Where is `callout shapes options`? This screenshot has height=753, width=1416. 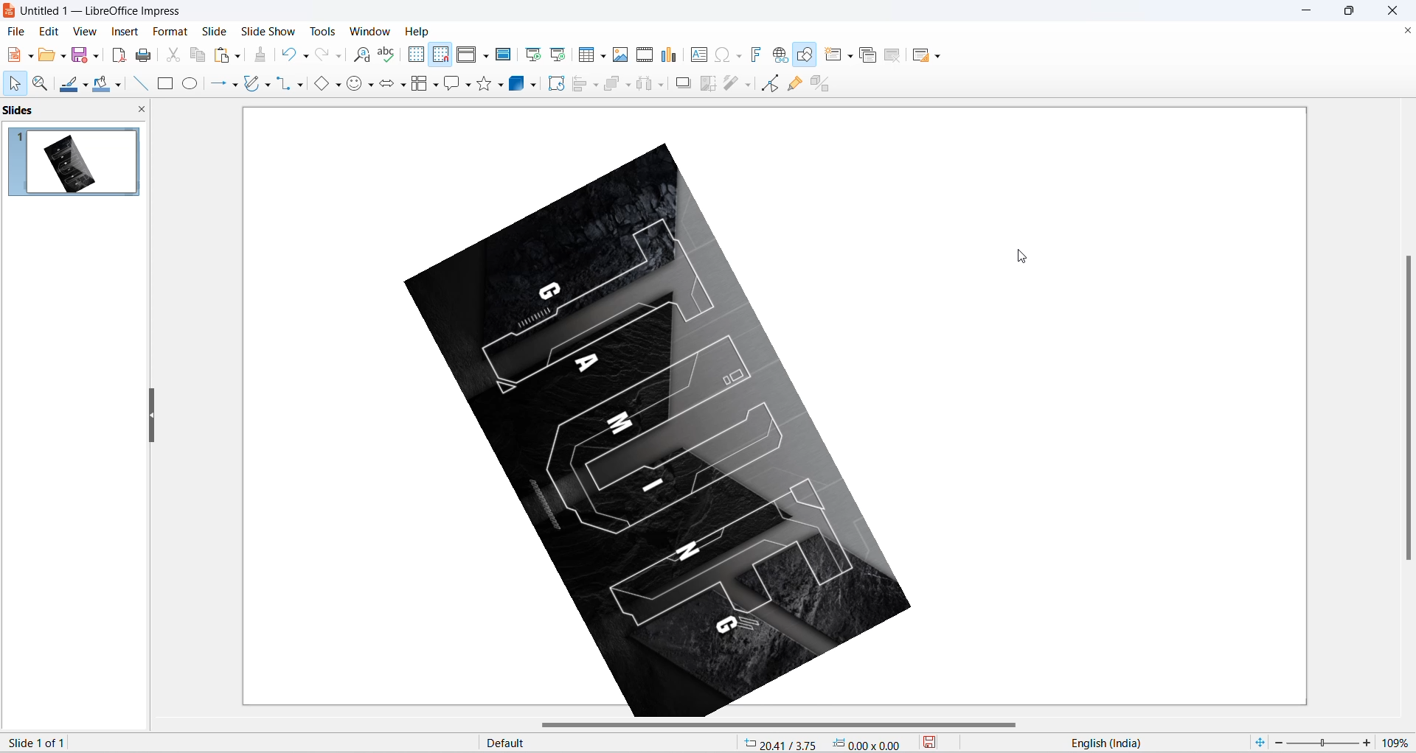
callout shapes options is located at coordinates (467, 86).